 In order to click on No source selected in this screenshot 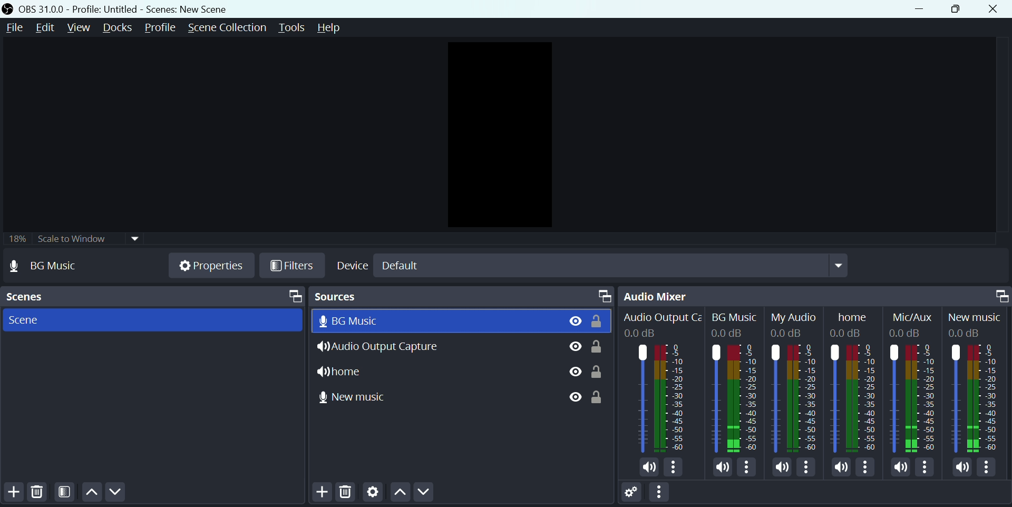, I will do `click(55, 266)`.